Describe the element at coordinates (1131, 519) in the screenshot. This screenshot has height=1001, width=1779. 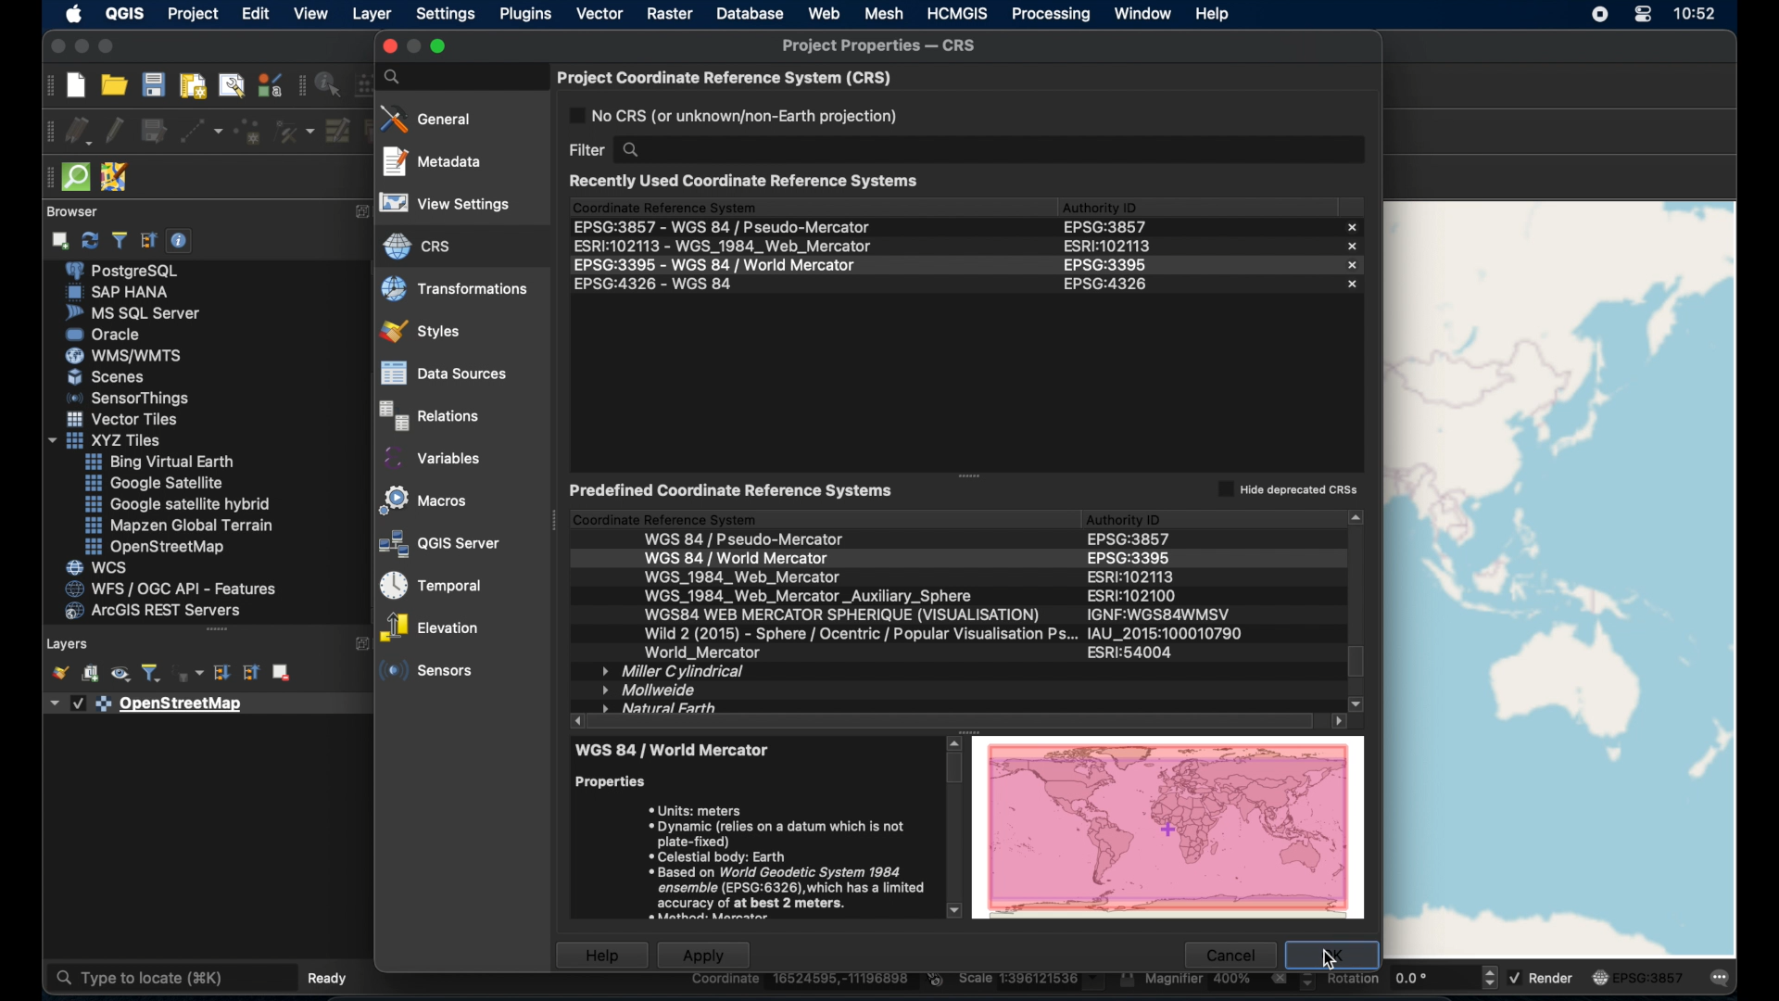
I see `authority id` at that location.